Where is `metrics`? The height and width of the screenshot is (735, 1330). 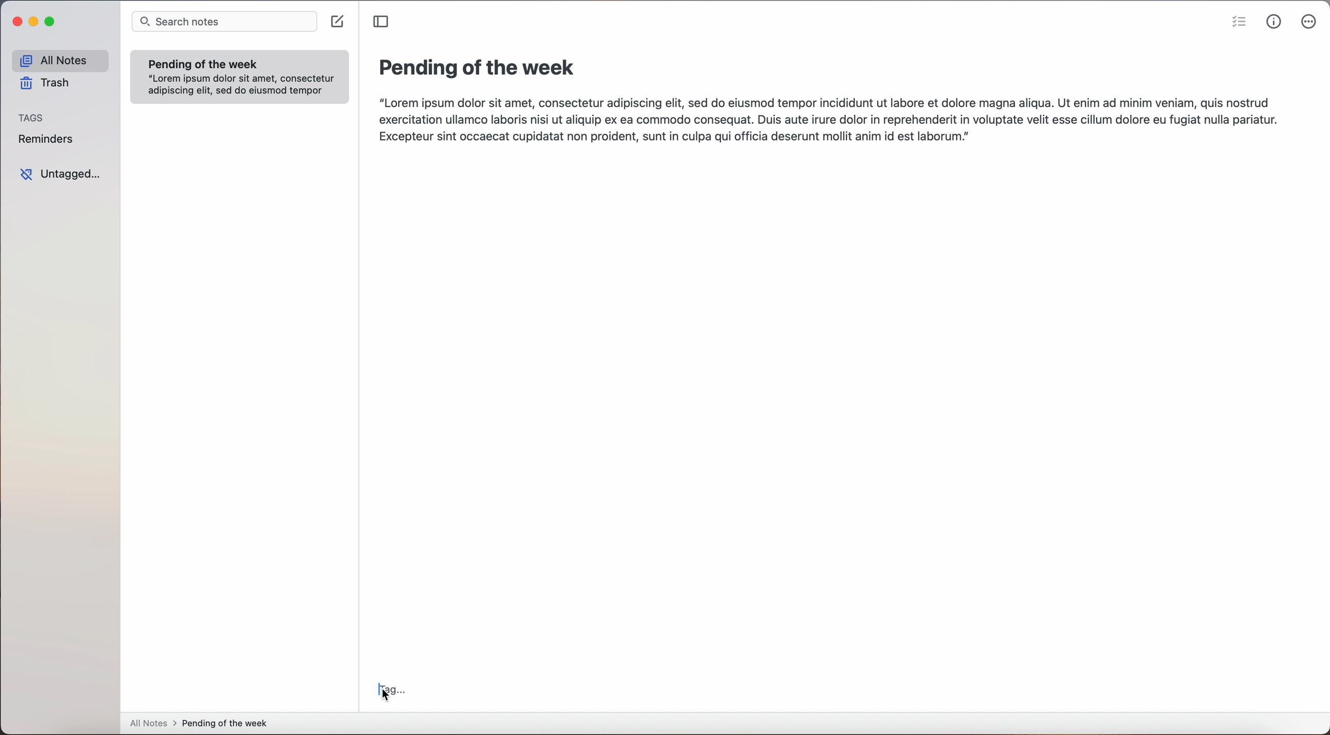 metrics is located at coordinates (1274, 22).